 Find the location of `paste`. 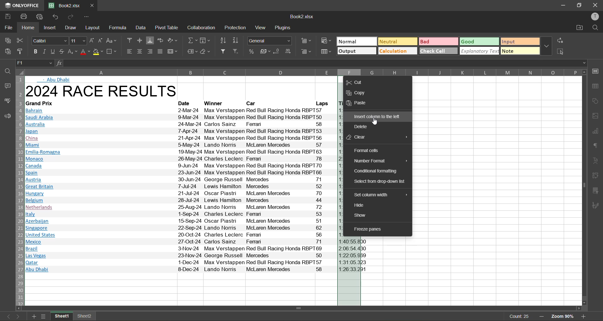

paste is located at coordinates (361, 104).